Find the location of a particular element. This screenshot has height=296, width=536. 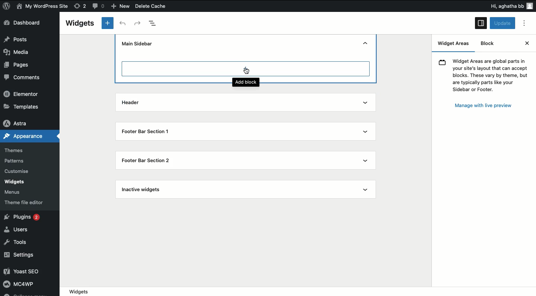

 Yoast SEO  is located at coordinates (27, 270).